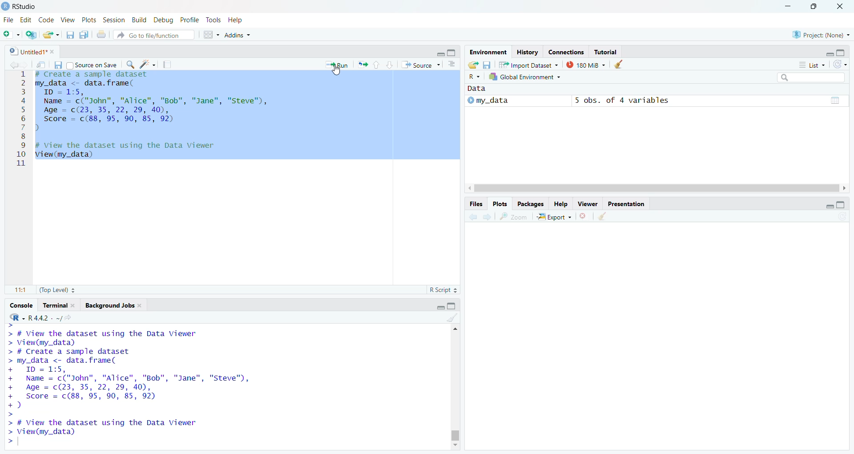 The image size is (854, 454). Describe the element at coordinates (487, 101) in the screenshot. I see `My_data` at that location.